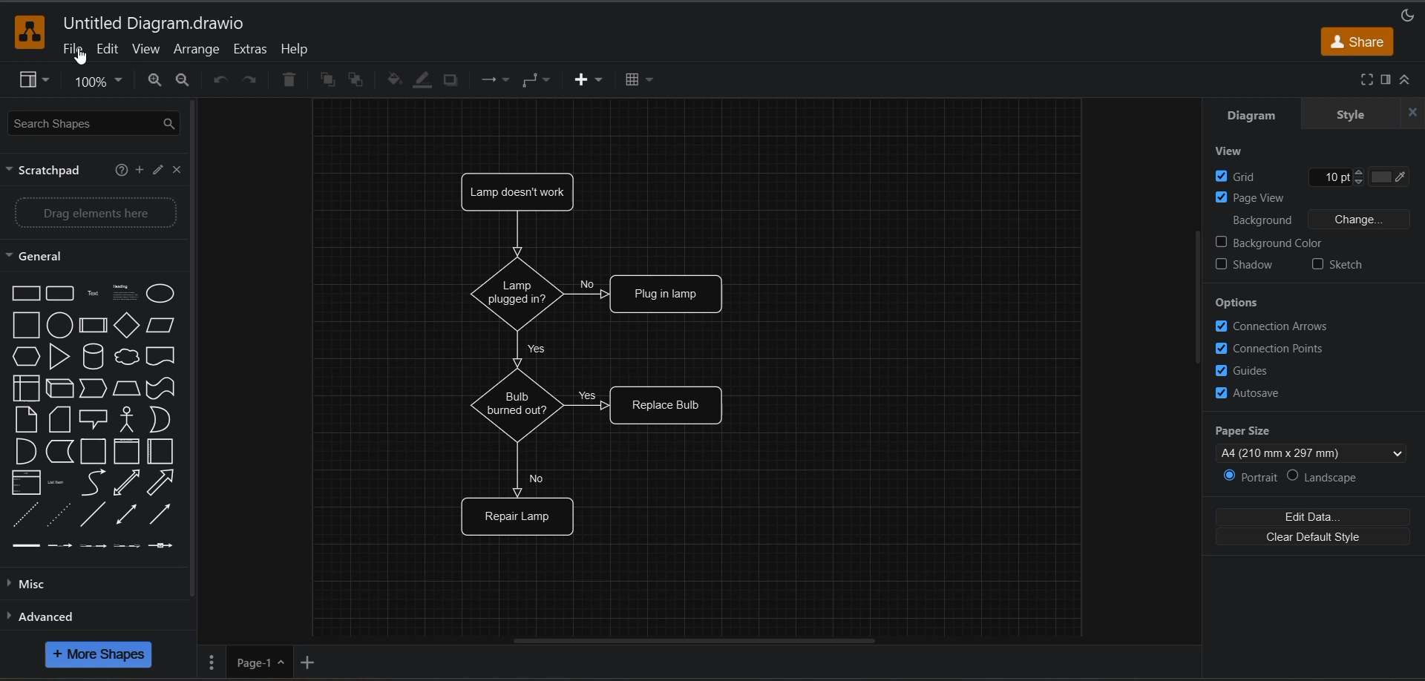 This screenshot has width=1425, height=681. Describe the element at coordinates (390, 80) in the screenshot. I see `fill color` at that location.